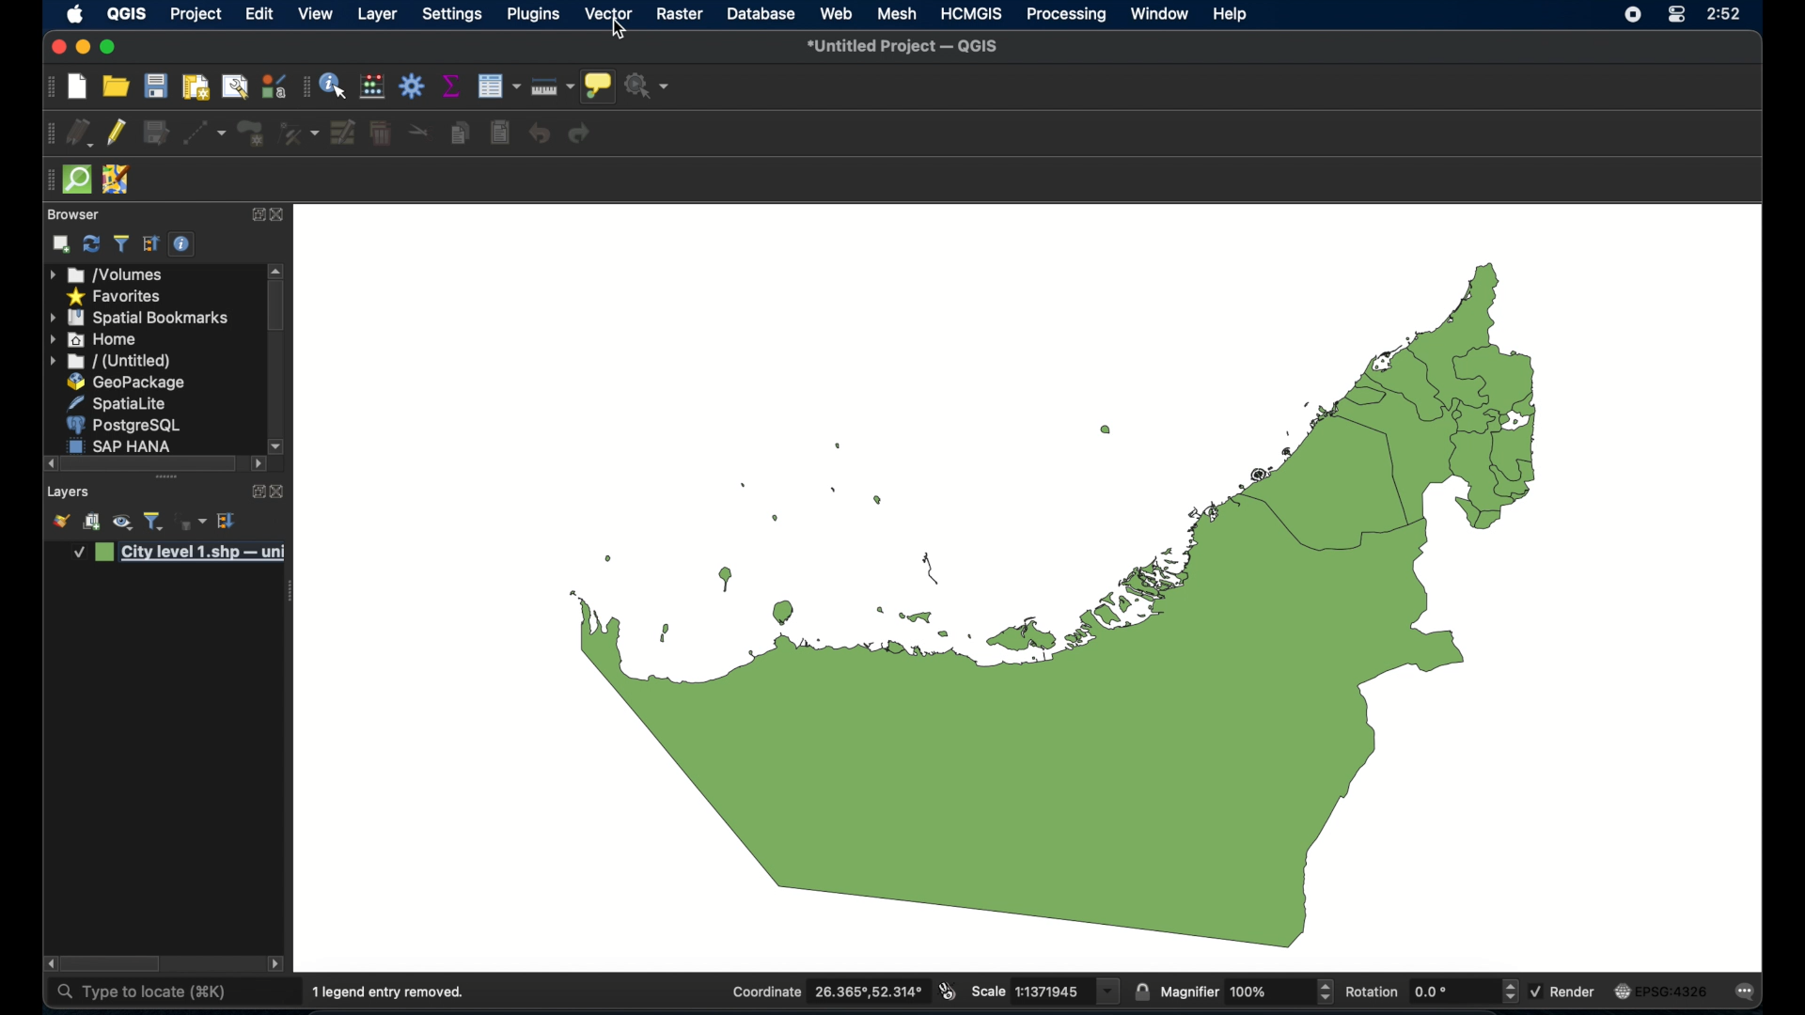 The image size is (1805, 1015). Describe the element at coordinates (181, 244) in the screenshot. I see `enable/disable properties widget` at that location.